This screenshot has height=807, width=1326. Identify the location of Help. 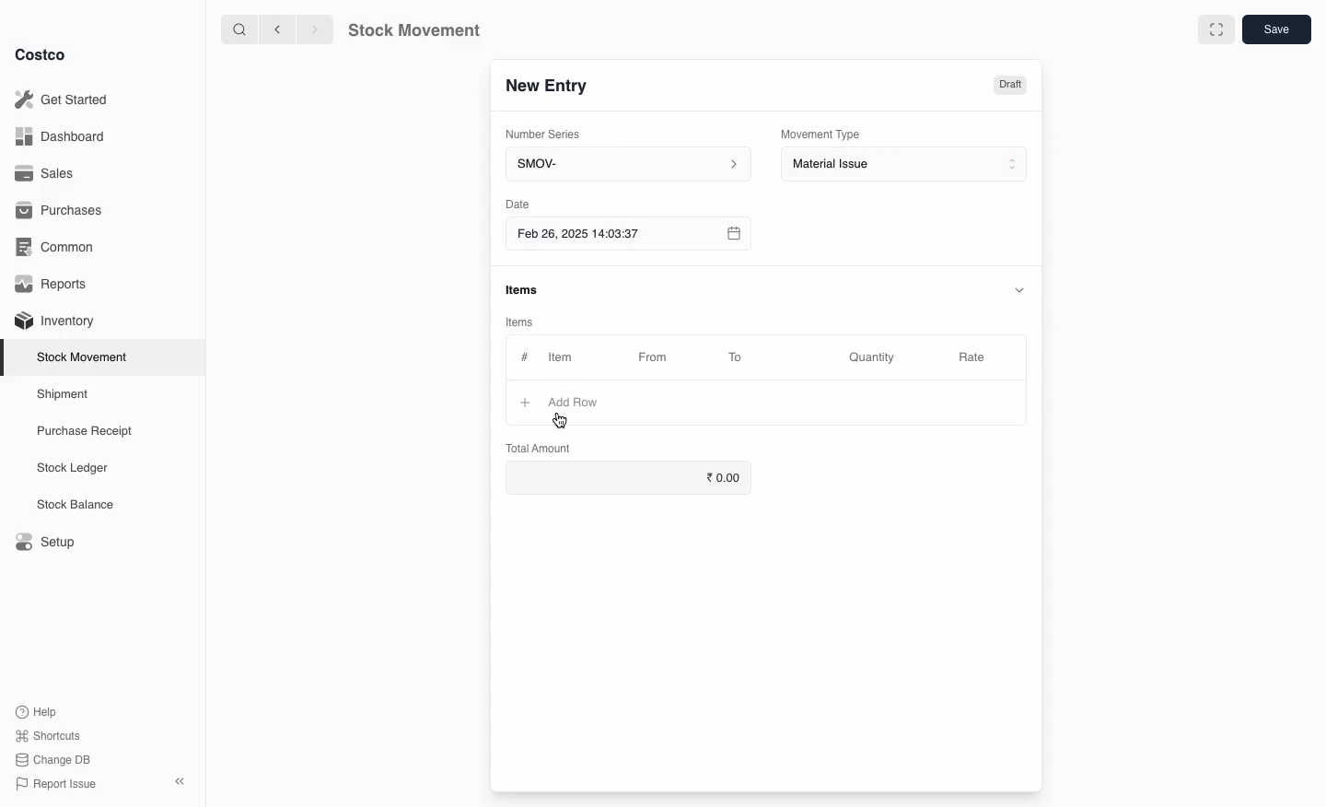
(38, 709).